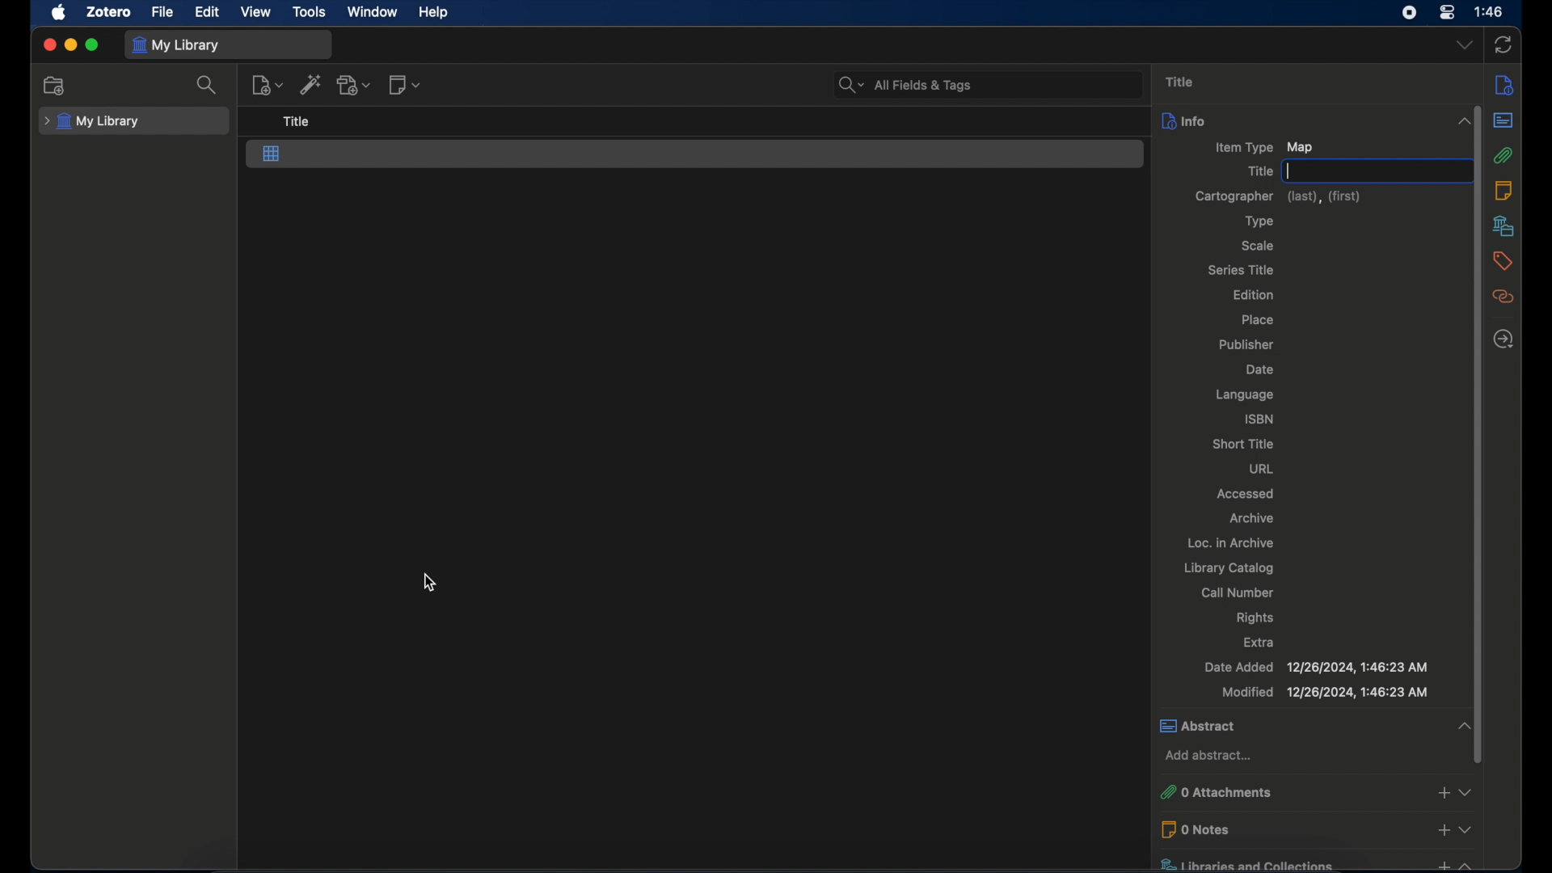 The width and height of the screenshot is (1552, 873). What do you see at coordinates (1238, 593) in the screenshot?
I see `call number` at bounding box center [1238, 593].